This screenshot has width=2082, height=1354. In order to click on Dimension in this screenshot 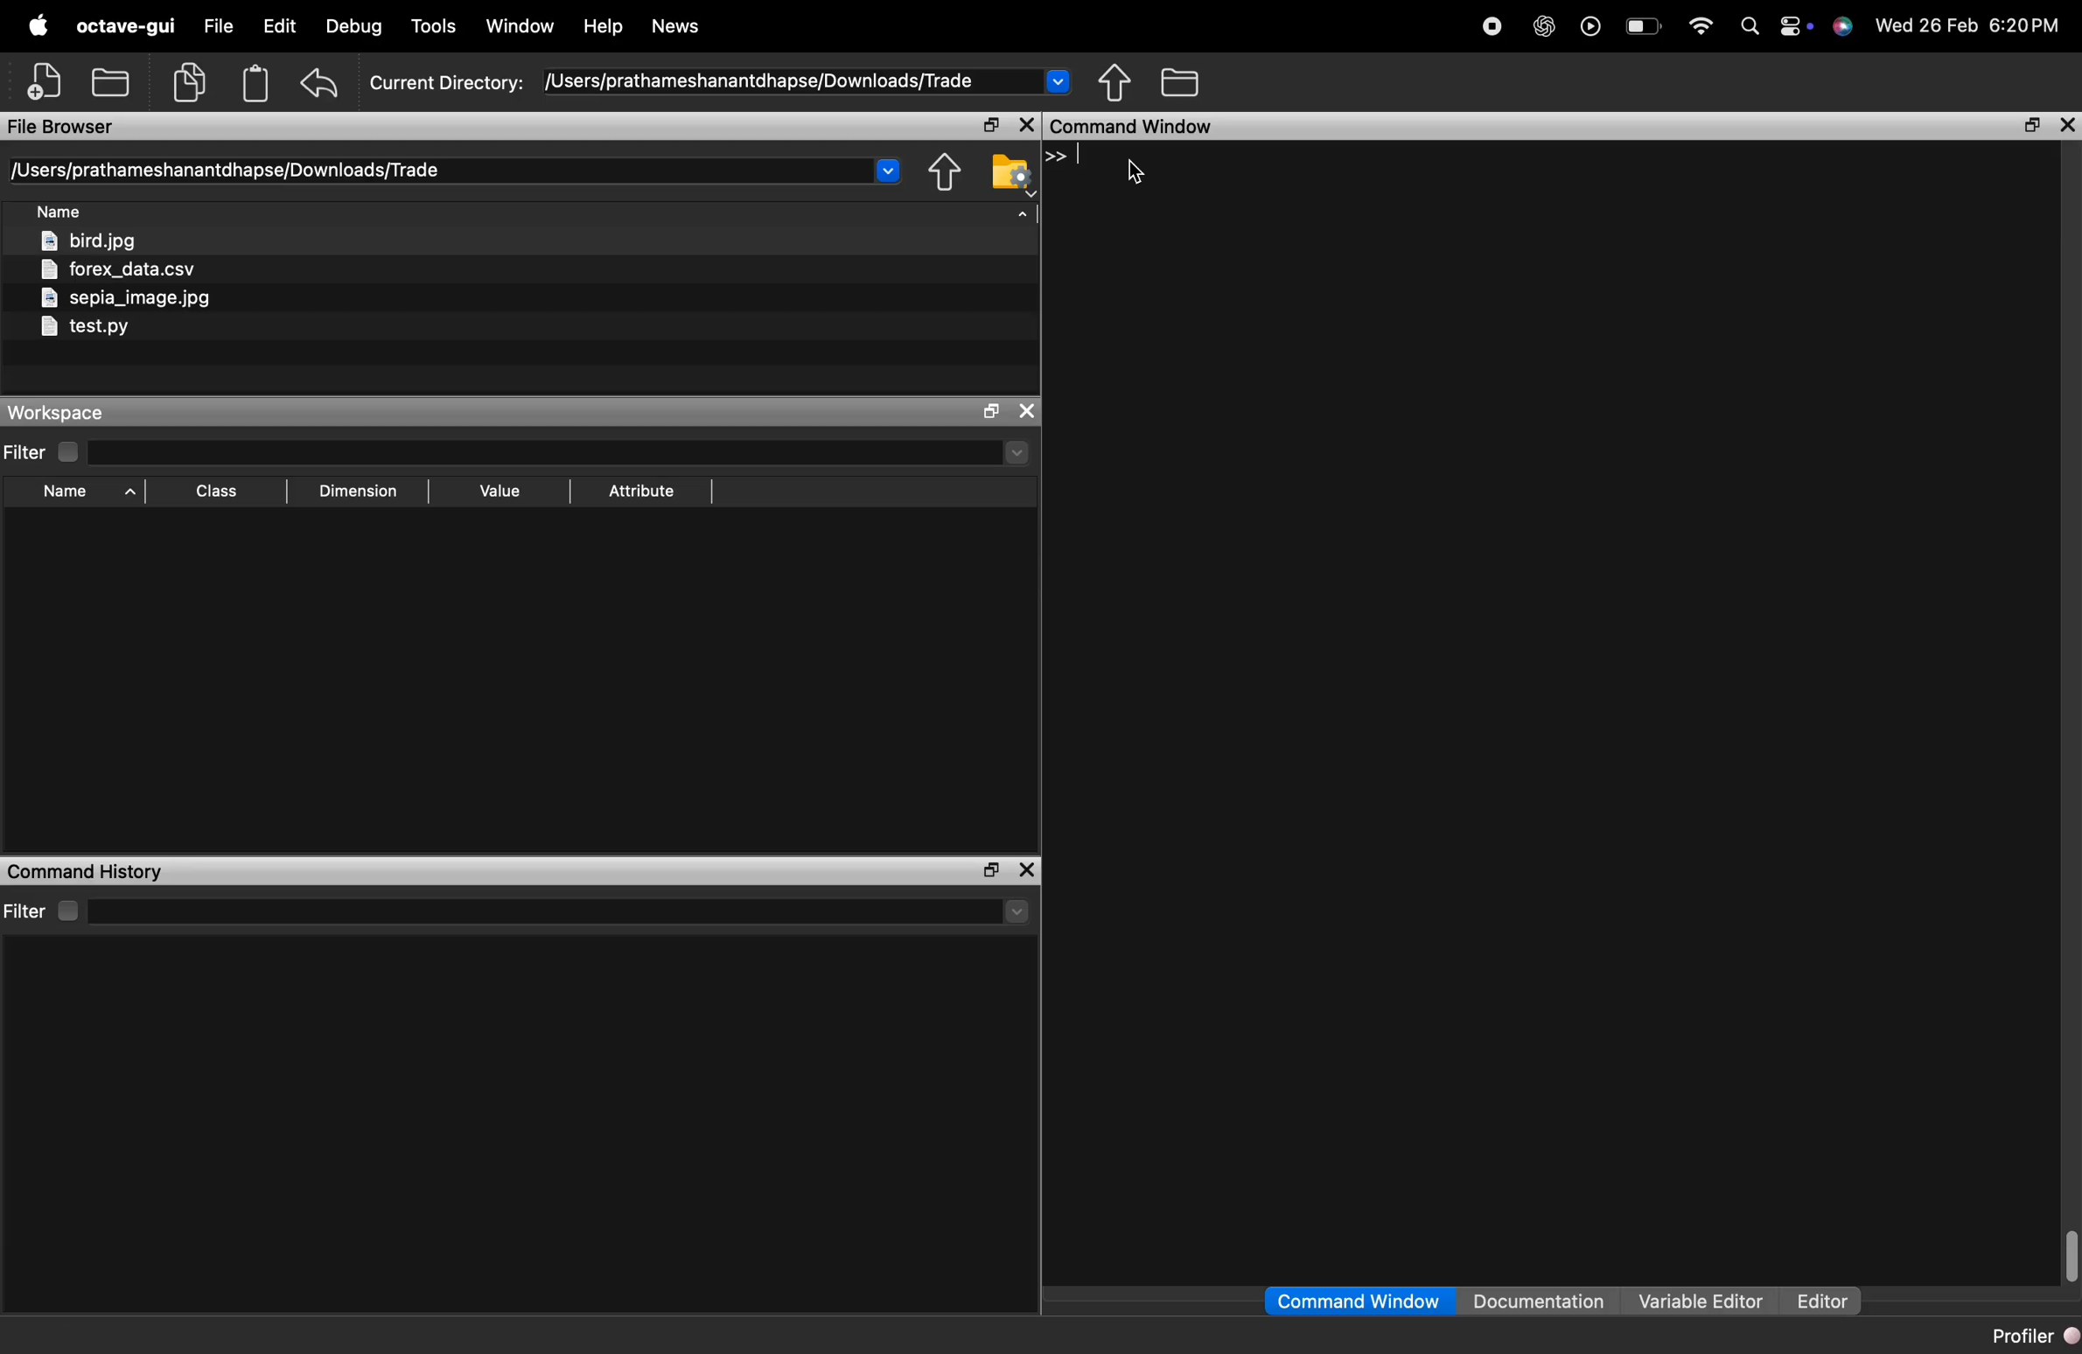, I will do `click(357, 494)`.